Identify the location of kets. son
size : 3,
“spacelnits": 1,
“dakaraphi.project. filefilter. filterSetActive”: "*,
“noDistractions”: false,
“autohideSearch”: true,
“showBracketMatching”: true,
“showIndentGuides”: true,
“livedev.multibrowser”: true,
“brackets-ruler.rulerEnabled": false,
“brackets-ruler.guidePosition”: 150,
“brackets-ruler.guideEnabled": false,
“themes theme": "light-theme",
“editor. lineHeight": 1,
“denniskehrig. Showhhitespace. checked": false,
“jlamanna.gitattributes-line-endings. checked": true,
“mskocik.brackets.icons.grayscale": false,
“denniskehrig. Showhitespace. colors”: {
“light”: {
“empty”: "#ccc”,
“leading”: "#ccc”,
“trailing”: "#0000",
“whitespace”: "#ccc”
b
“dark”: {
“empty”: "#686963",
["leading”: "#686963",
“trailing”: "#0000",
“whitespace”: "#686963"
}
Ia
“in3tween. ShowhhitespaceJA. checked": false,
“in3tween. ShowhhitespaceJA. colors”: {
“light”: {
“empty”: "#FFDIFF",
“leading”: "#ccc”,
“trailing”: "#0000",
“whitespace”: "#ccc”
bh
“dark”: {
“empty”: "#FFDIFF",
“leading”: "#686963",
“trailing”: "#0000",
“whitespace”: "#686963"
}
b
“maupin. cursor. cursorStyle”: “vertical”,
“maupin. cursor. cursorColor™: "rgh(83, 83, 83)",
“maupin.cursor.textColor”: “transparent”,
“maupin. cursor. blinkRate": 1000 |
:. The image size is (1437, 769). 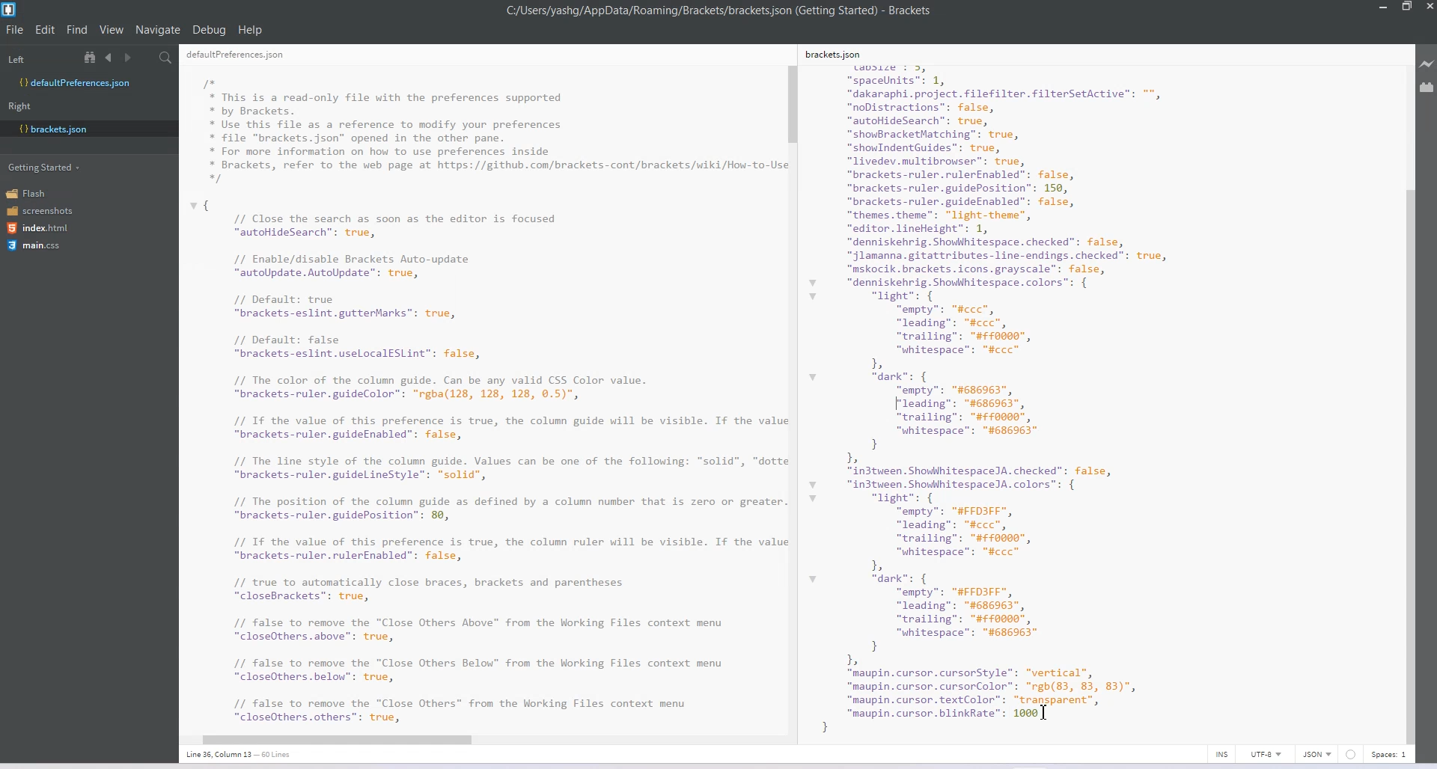
(1022, 386).